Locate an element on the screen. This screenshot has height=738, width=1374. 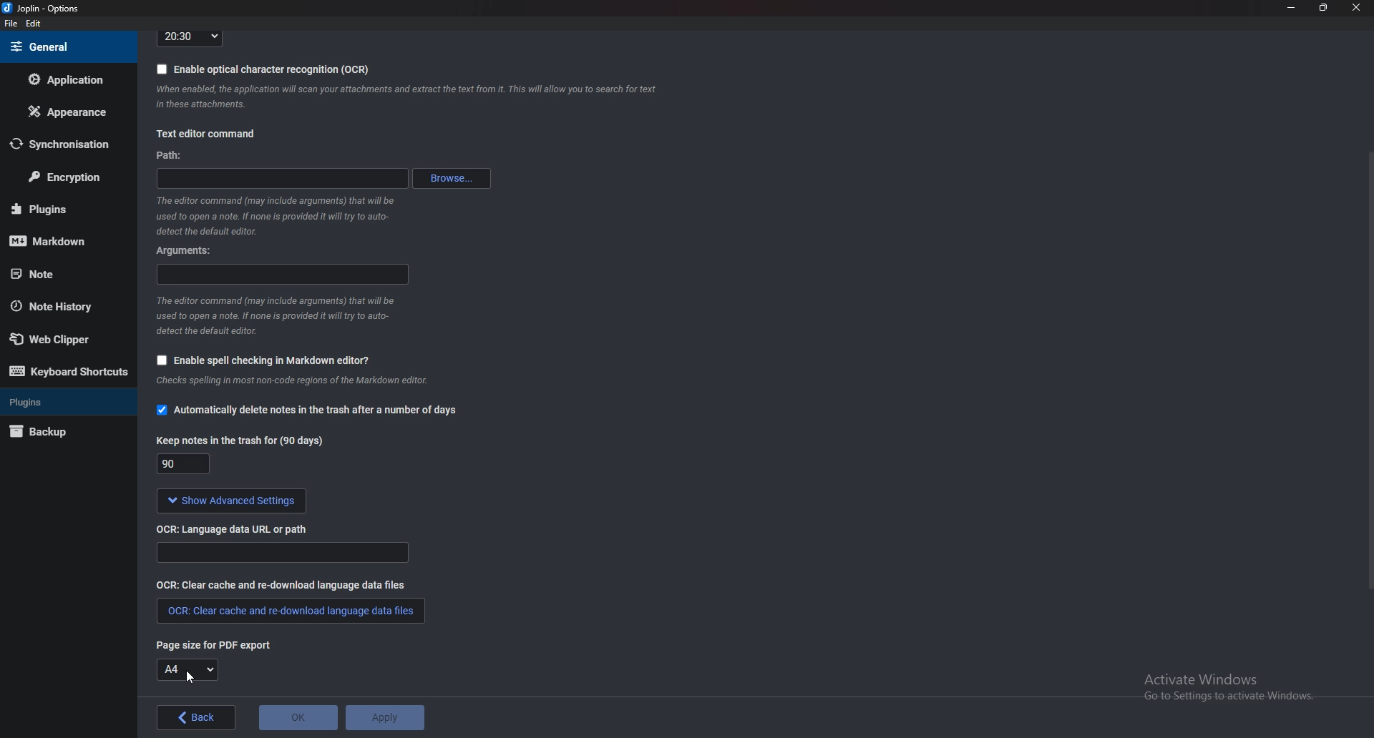
O C R is located at coordinates (238, 528).